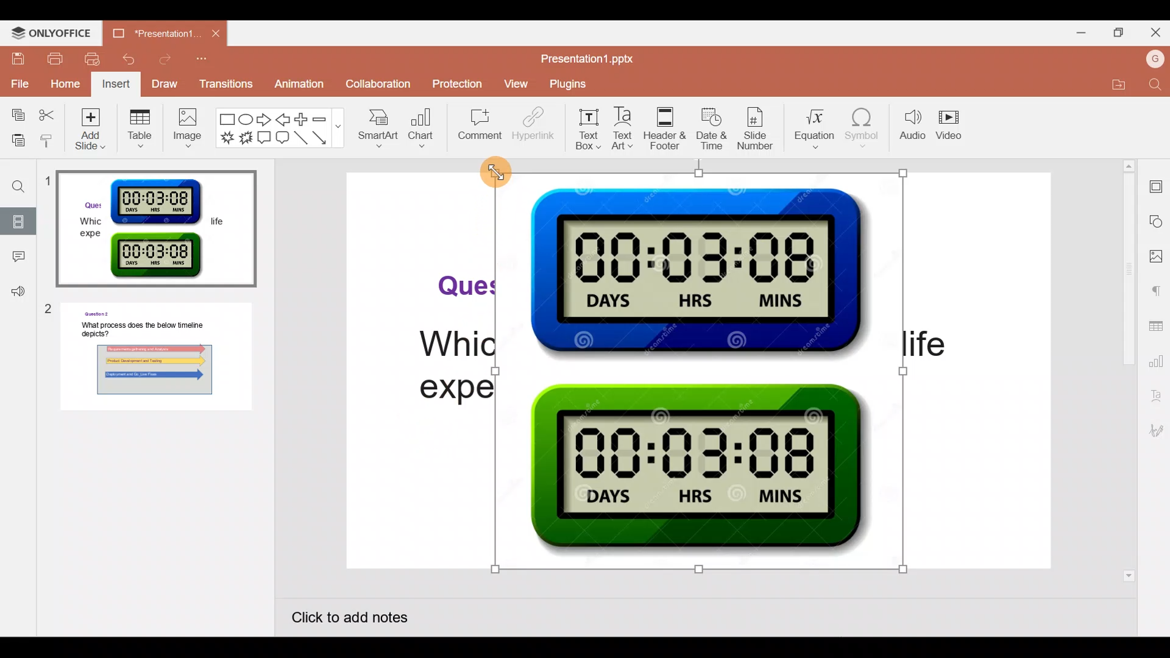  Describe the element at coordinates (1116, 87) in the screenshot. I see `Open file location` at that location.